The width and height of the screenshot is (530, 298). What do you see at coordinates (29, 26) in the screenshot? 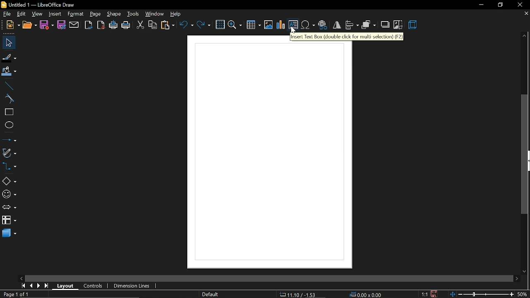
I see `open` at bounding box center [29, 26].